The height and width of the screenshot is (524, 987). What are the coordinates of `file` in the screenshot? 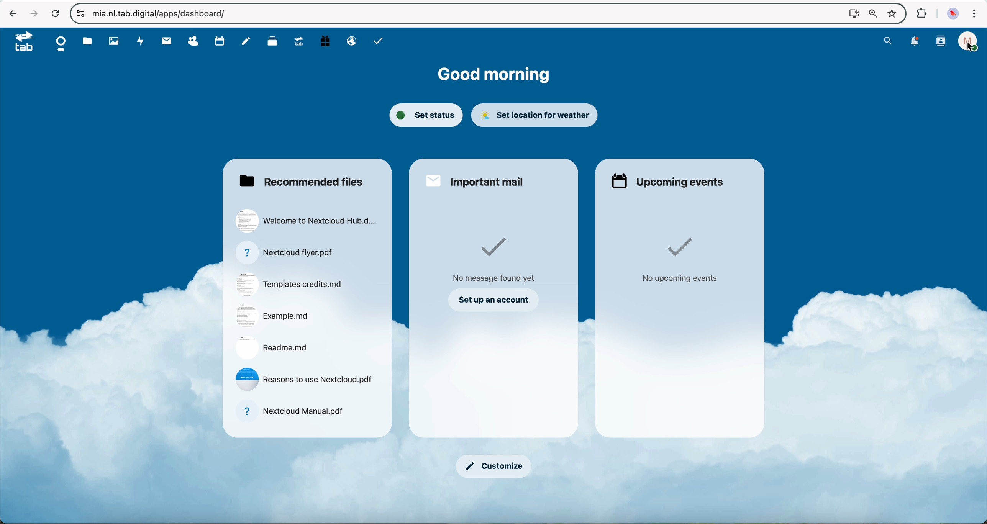 It's located at (305, 379).